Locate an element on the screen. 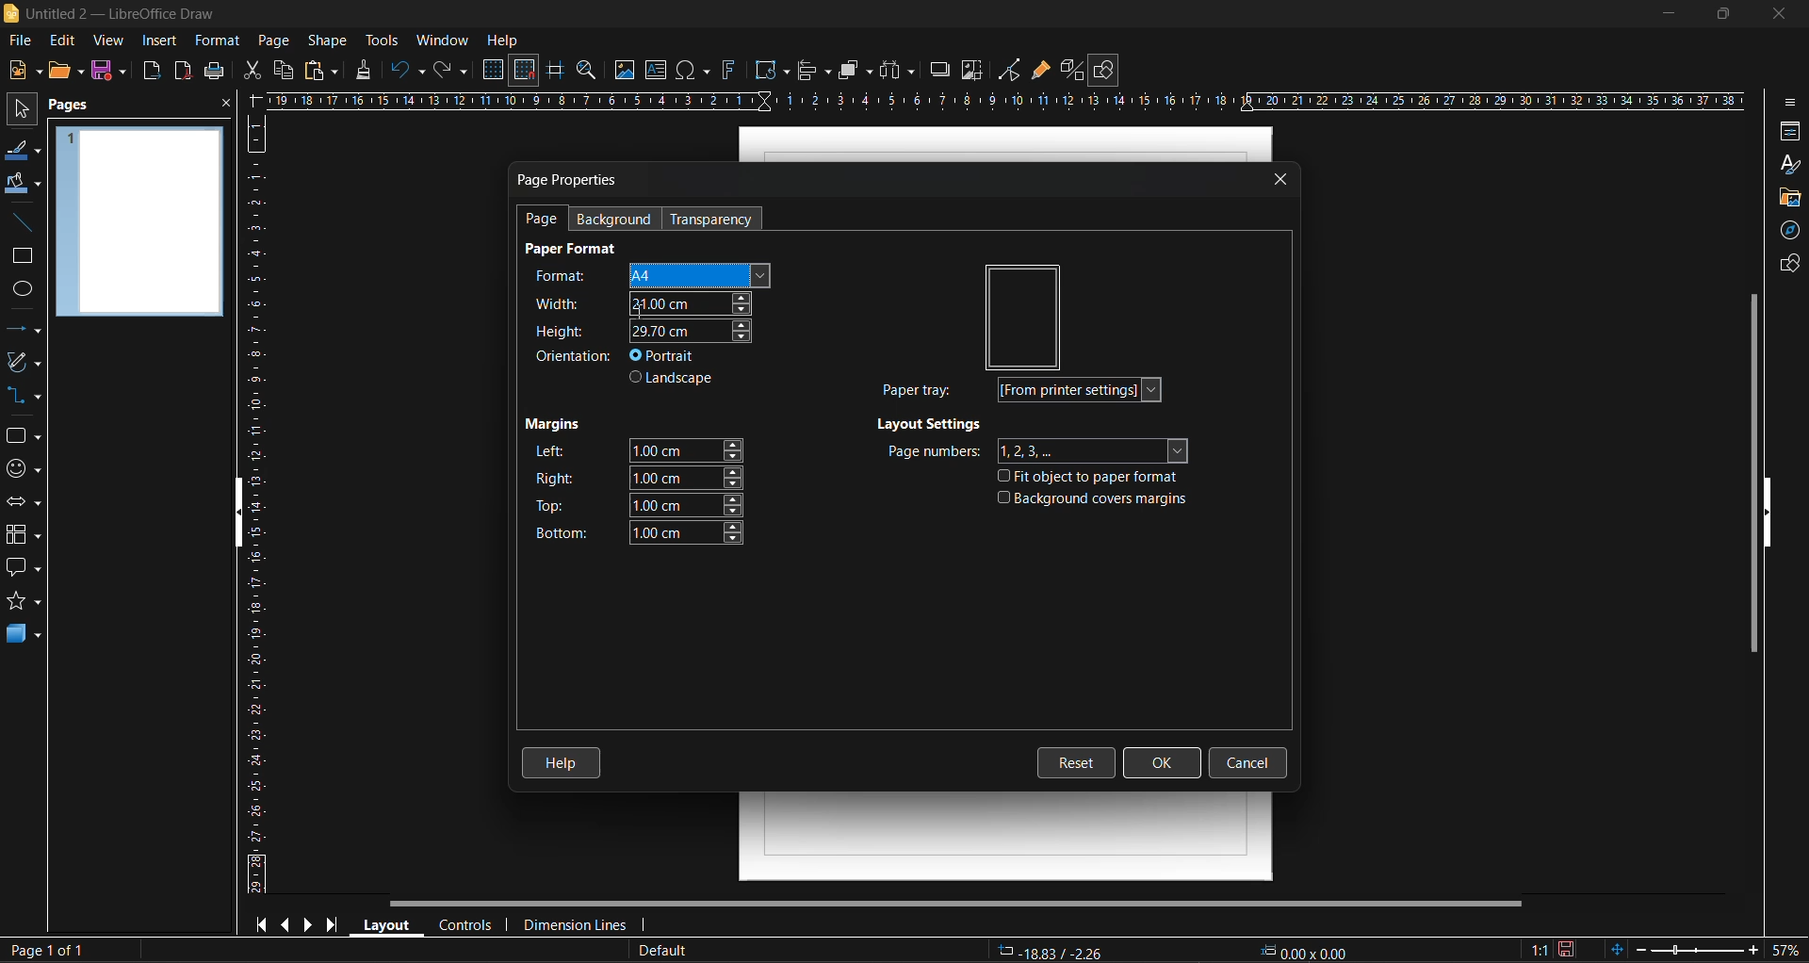 This screenshot has height=963, width=1809. page preview is located at coordinates (139, 224).